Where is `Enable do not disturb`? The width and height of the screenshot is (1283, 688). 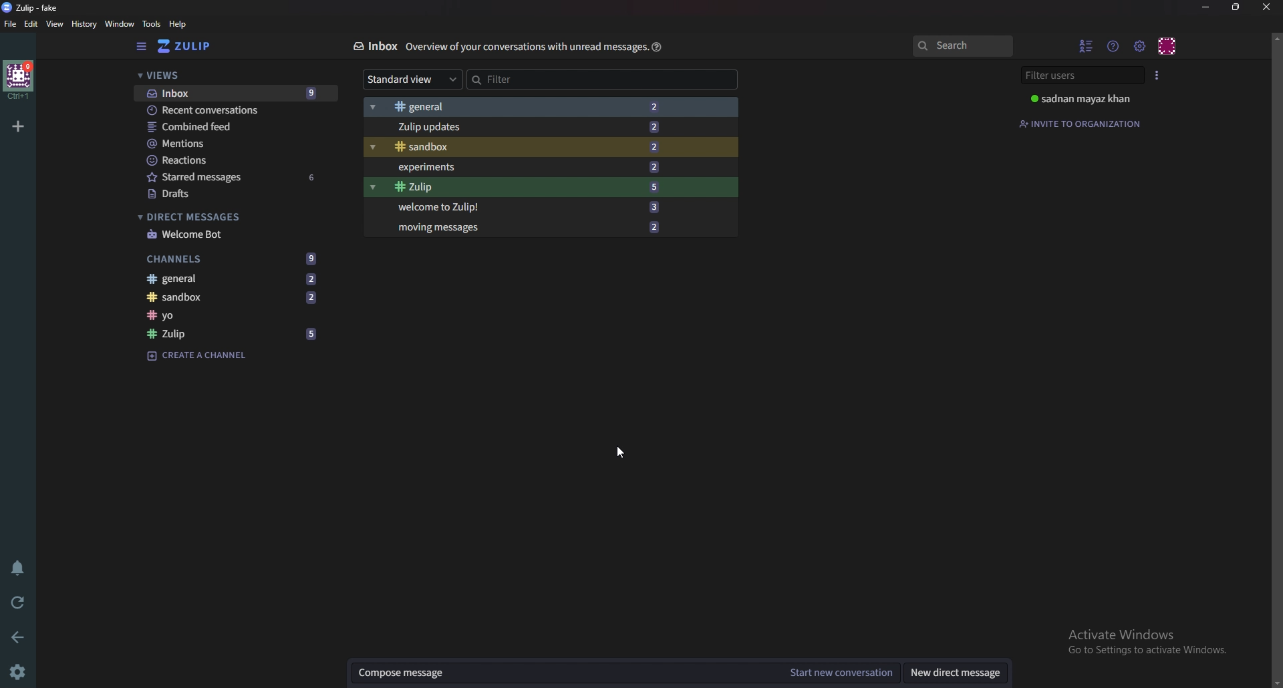 Enable do not disturb is located at coordinates (19, 568).